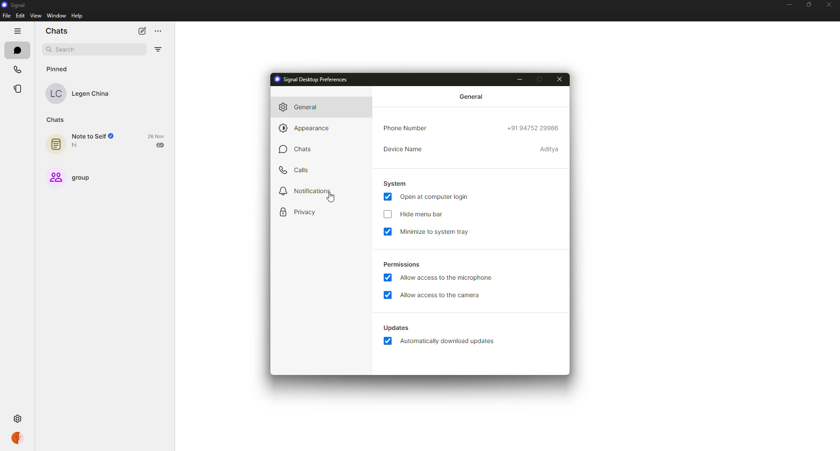 Image resolution: width=840 pixels, height=451 pixels. Describe the element at coordinates (96, 136) in the screenshot. I see `note to self` at that location.